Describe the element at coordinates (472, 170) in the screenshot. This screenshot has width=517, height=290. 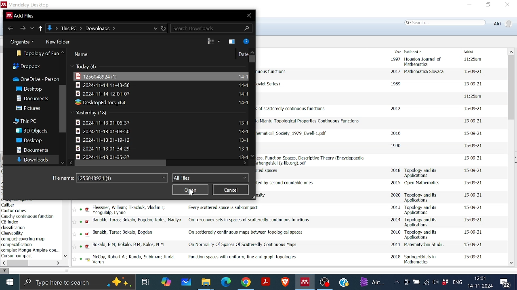
I see `date` at that location.